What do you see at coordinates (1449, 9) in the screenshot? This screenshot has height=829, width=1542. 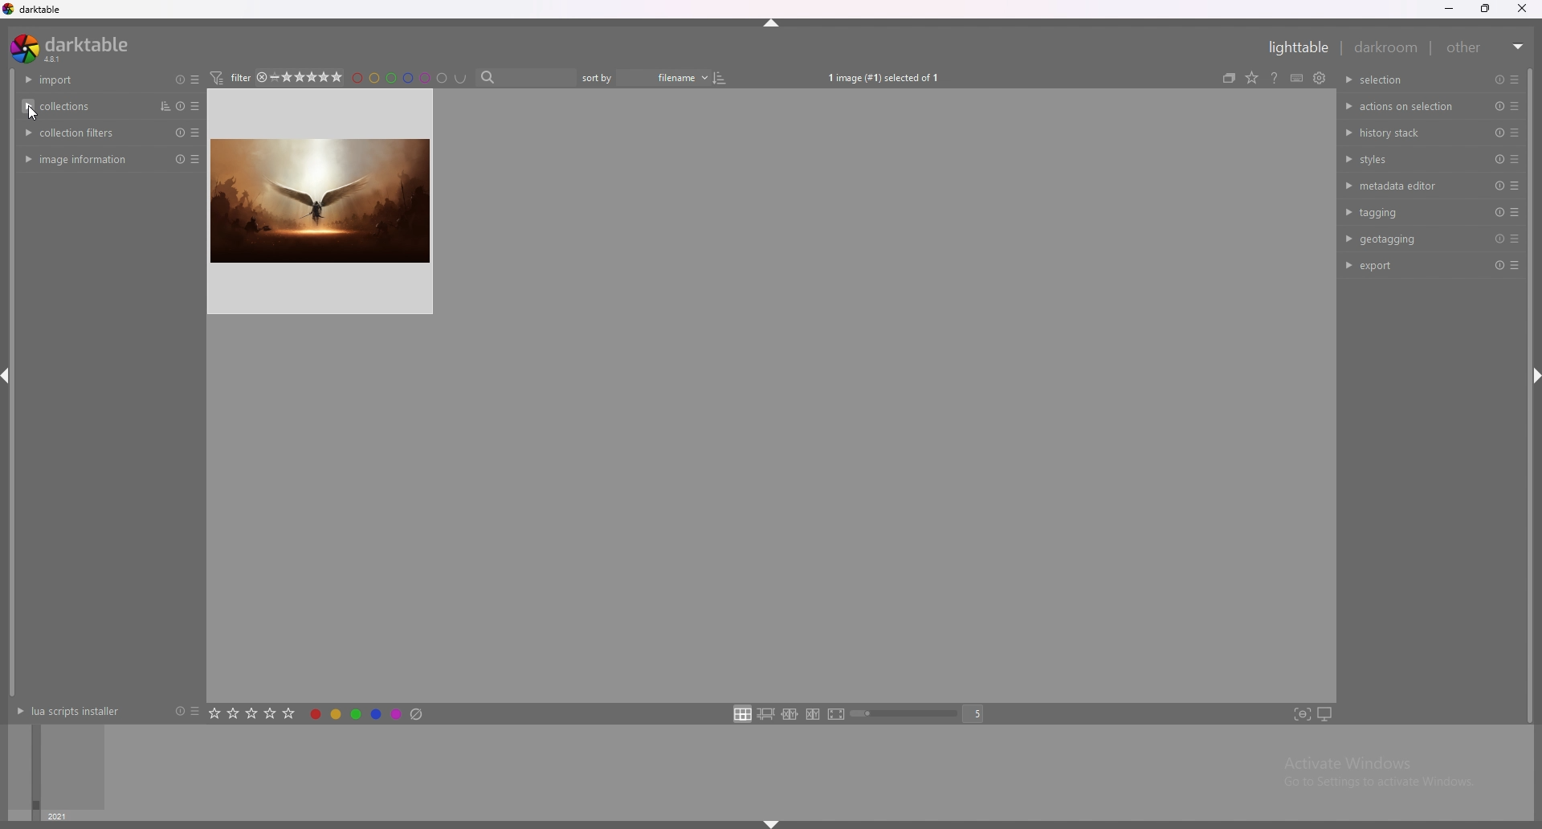 I see `minimize` at bounding box center [1449, 9].